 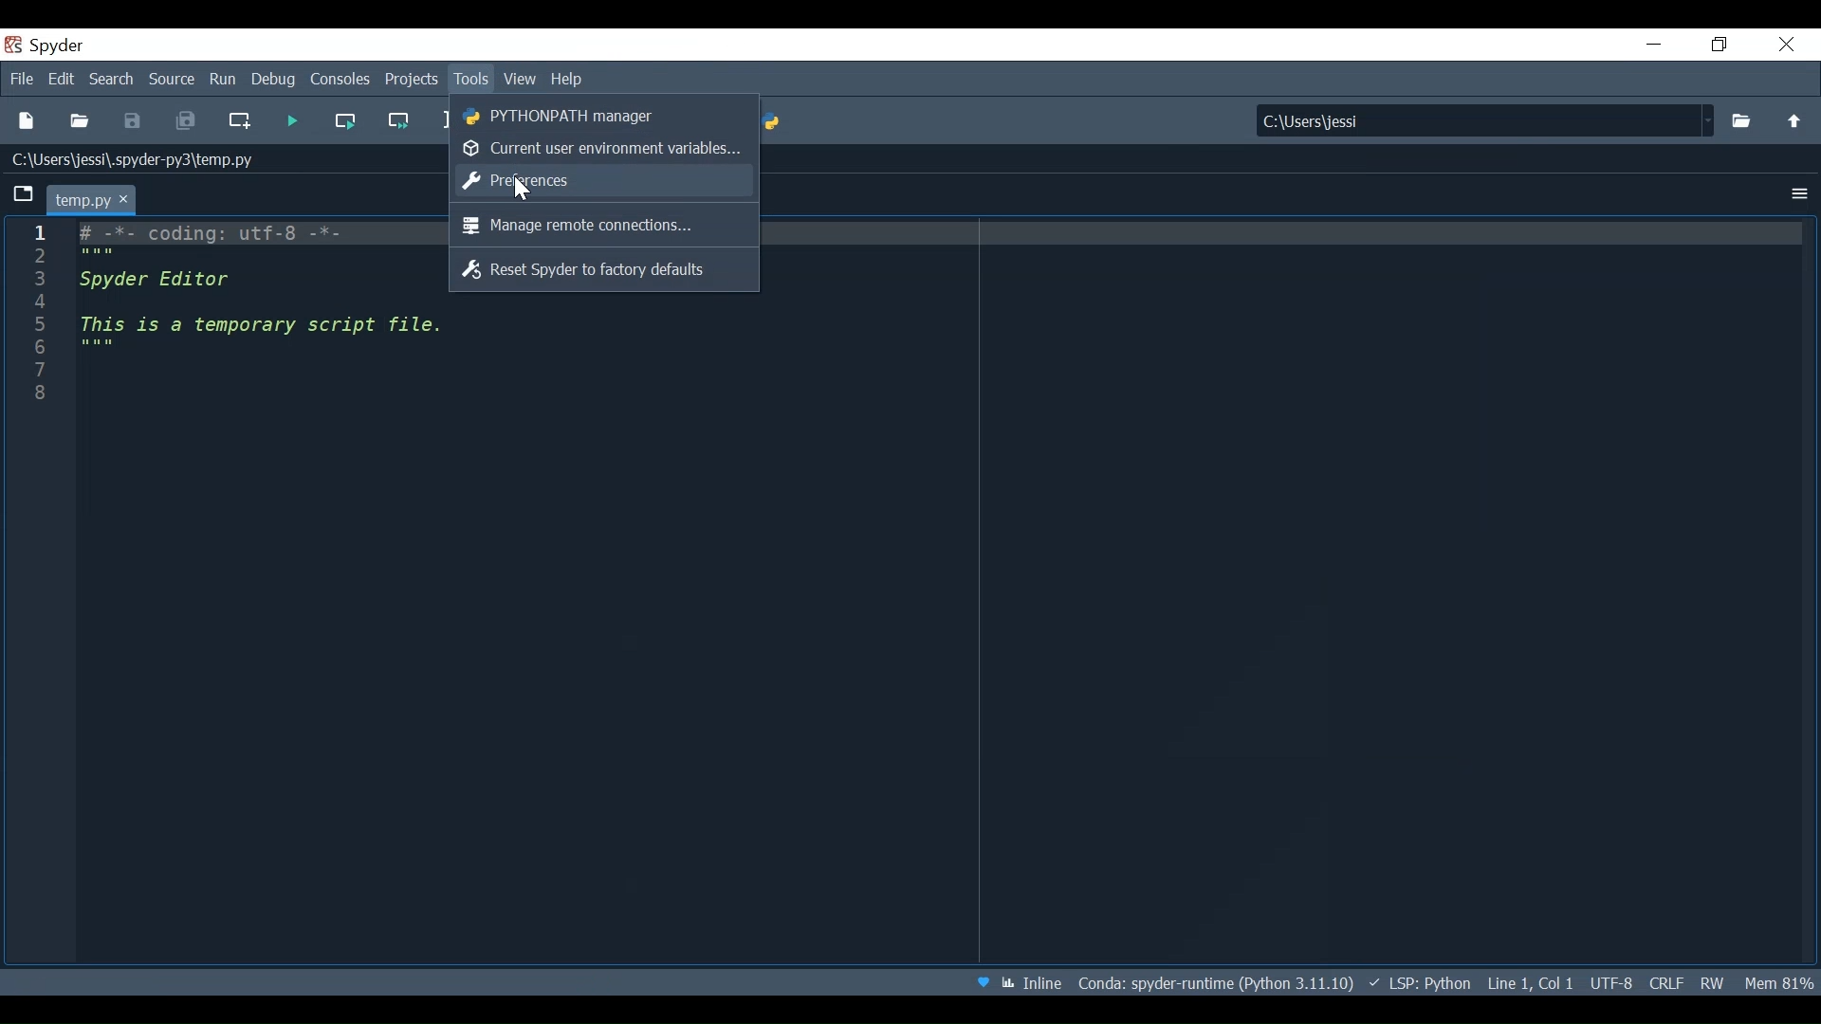 What do you see at coordinates (604, 150) in the screenshot?
I see `Current user environment variables` at bounding box center [604, 150].